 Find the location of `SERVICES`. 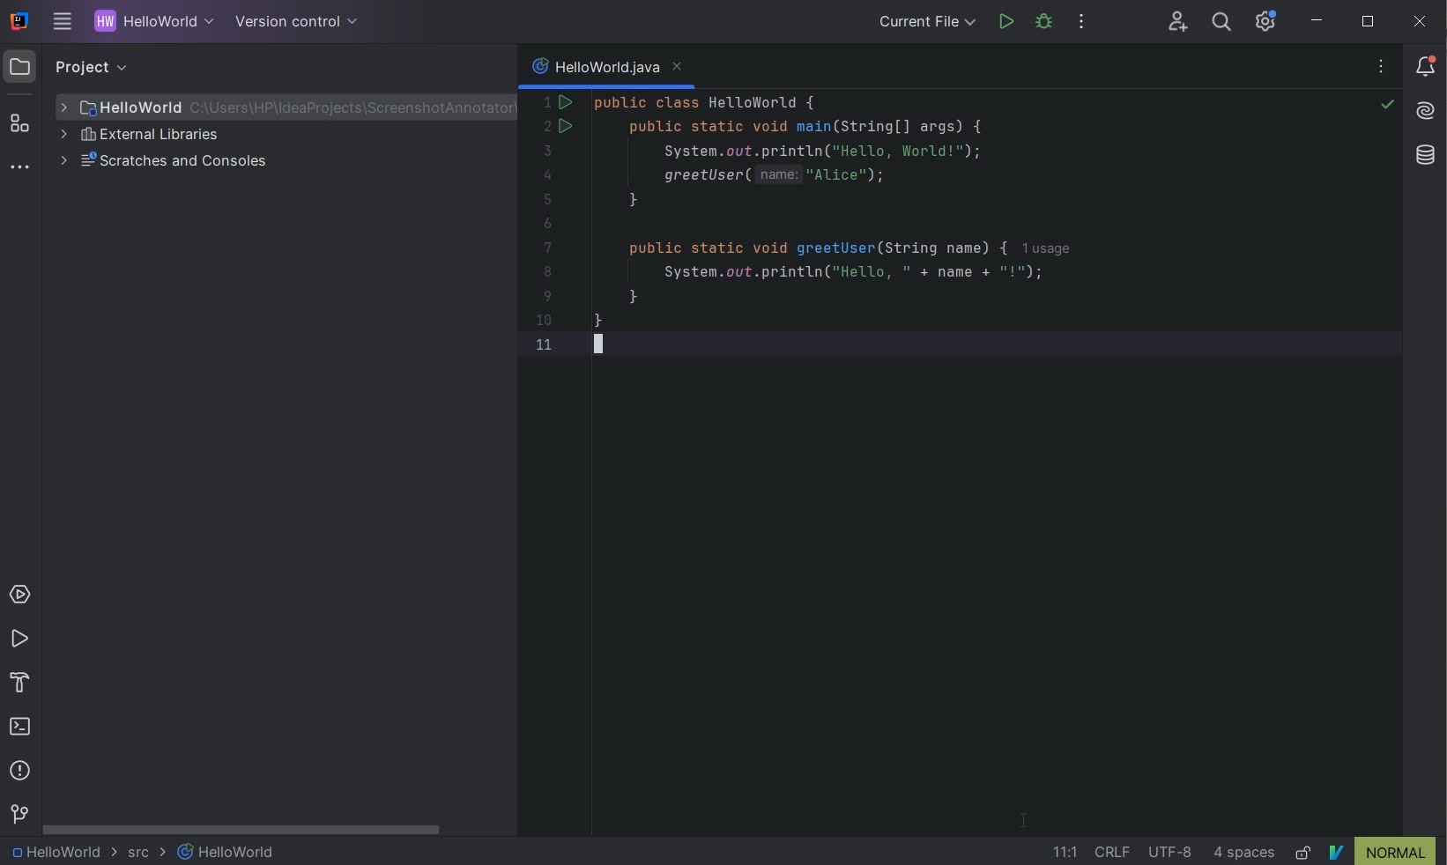

SERVICES is located at coordinates (20, 595).